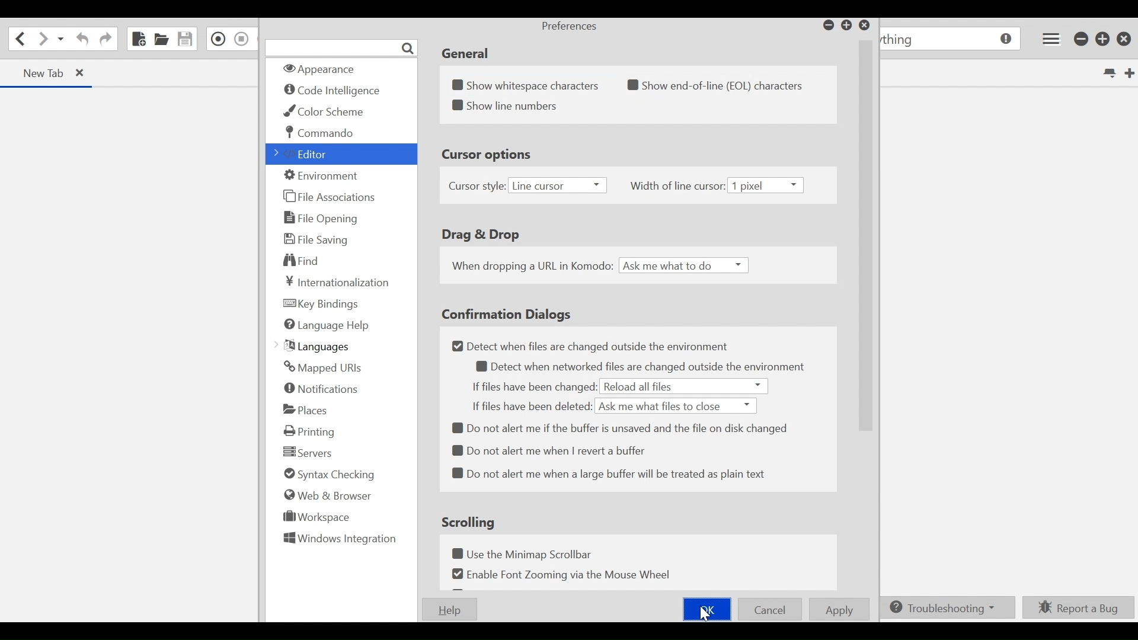 The width and height of the screenshot is (1138, 640). What do you see at coordinates (677, 187) in the screenshot?
I see `Width of line cursor` at bounding box center [677, 187].